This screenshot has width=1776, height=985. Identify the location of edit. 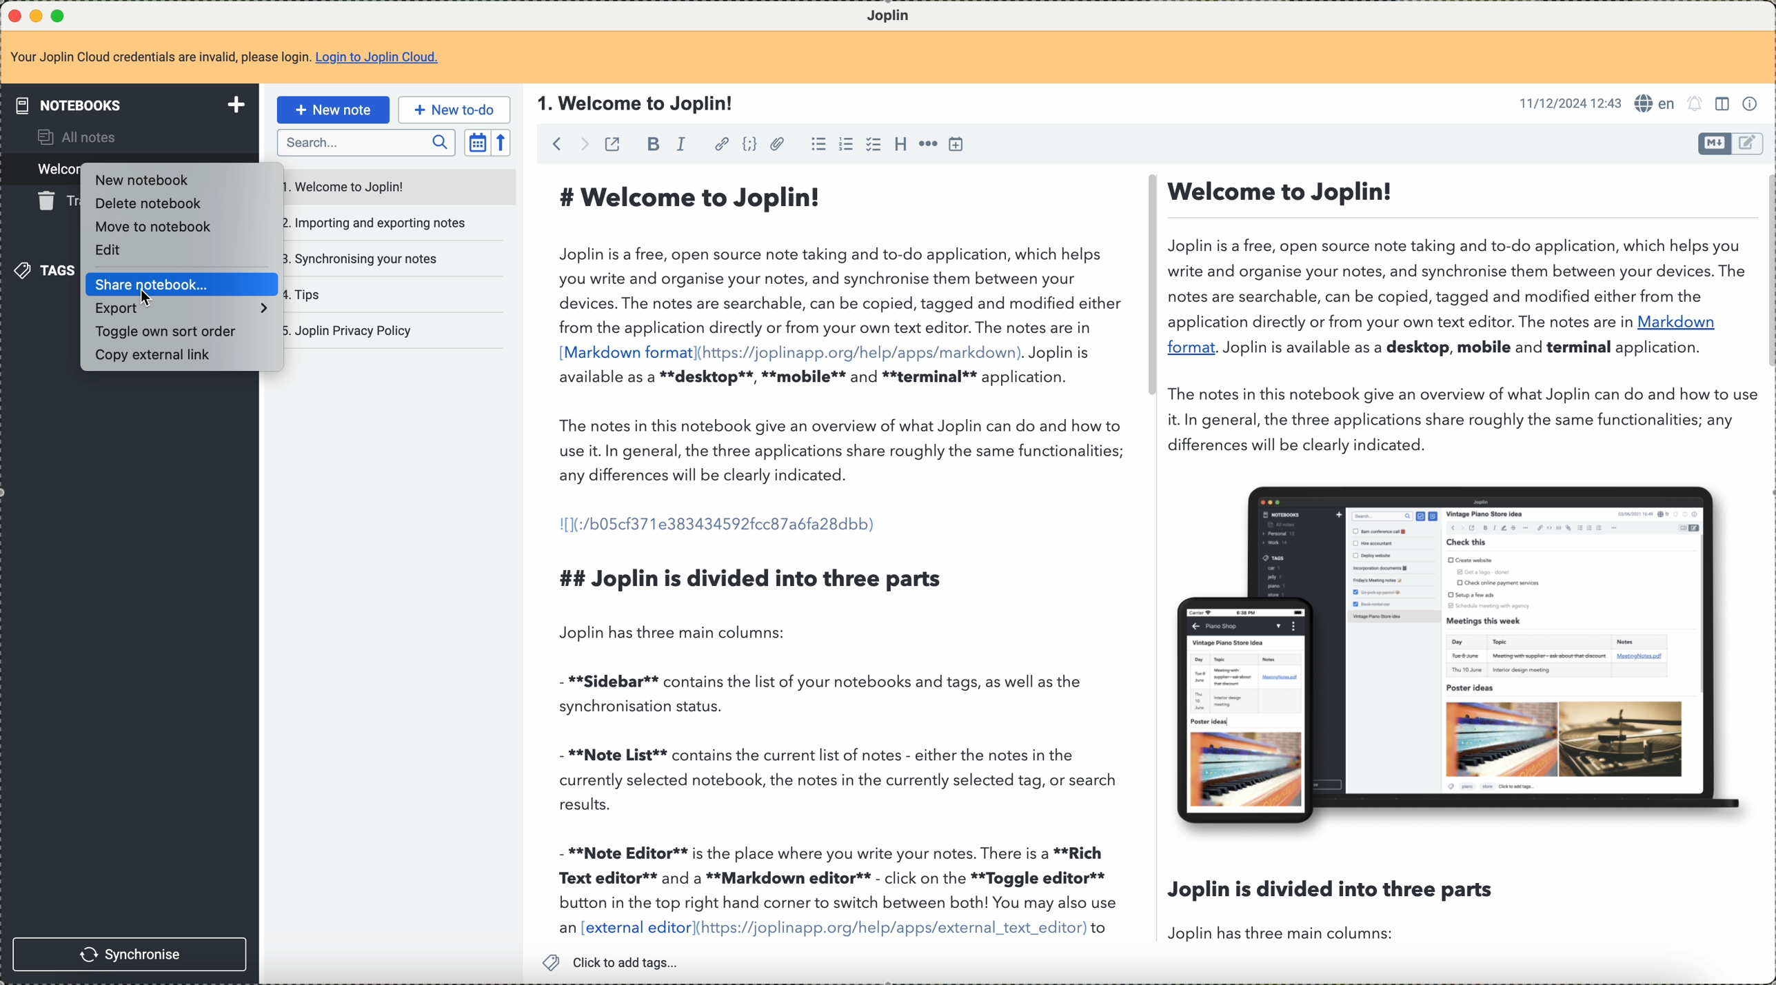
(115, 250).